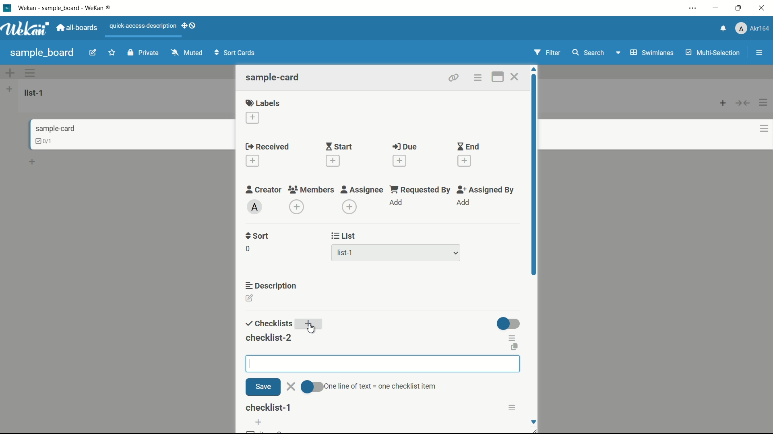 This screenshot has width=773, height=434. What do you see at coordinates (694, 9) in the screenshot?
I see `settings and more` at bounding box center [694, 9].